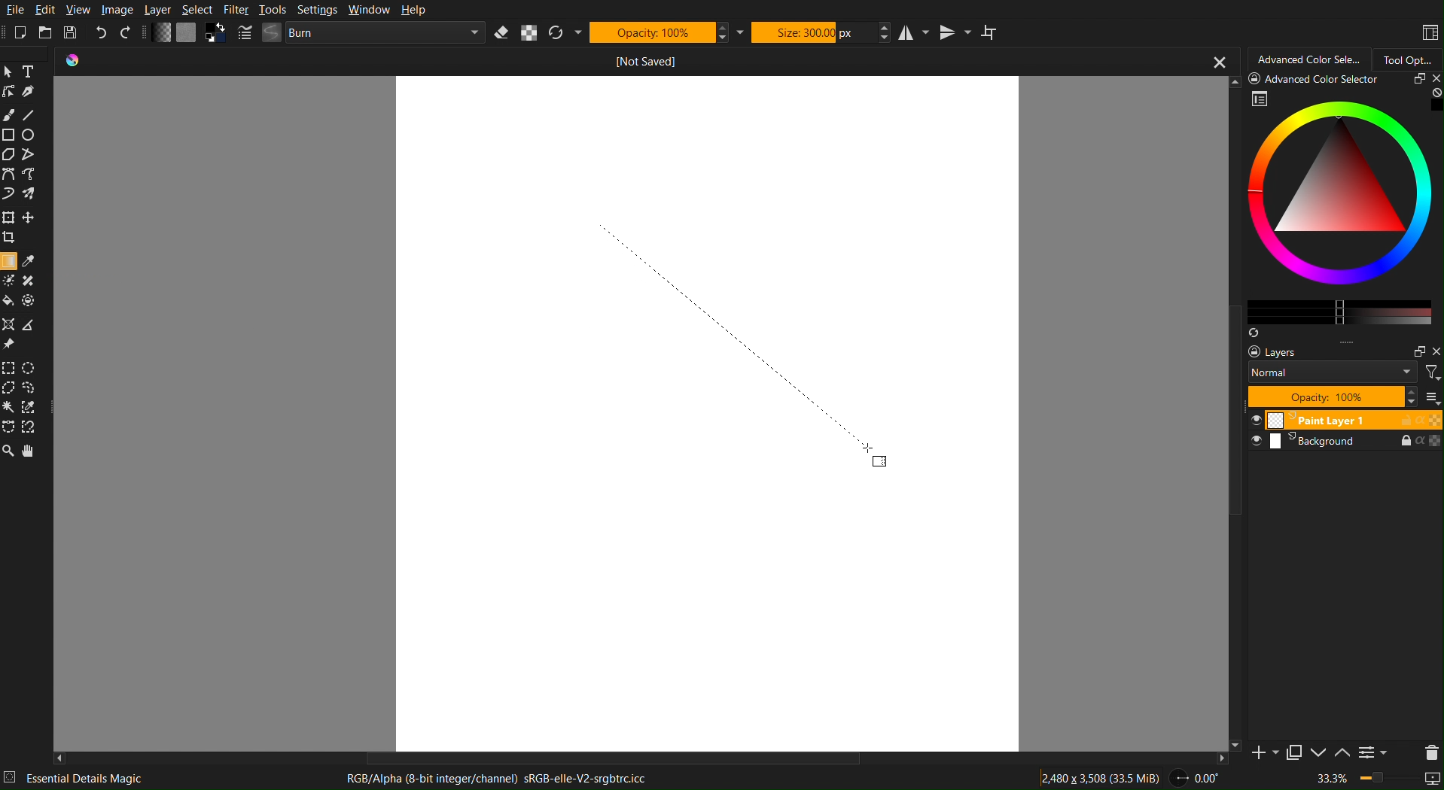 The width and height of the screenshot is (1444, 790). Describe the element at coordinates (273, 10) in the screenshot. I see `Tools` at that location.